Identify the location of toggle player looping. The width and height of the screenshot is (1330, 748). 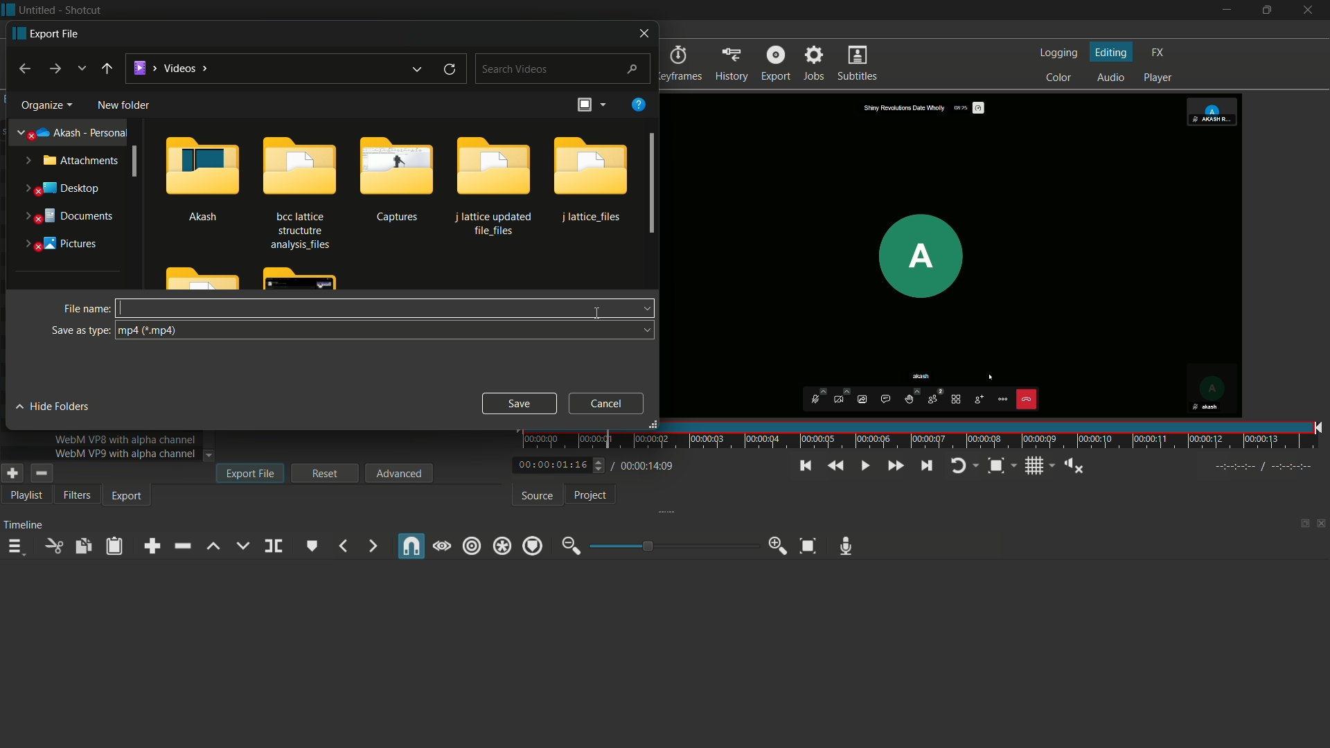
(959, 466).